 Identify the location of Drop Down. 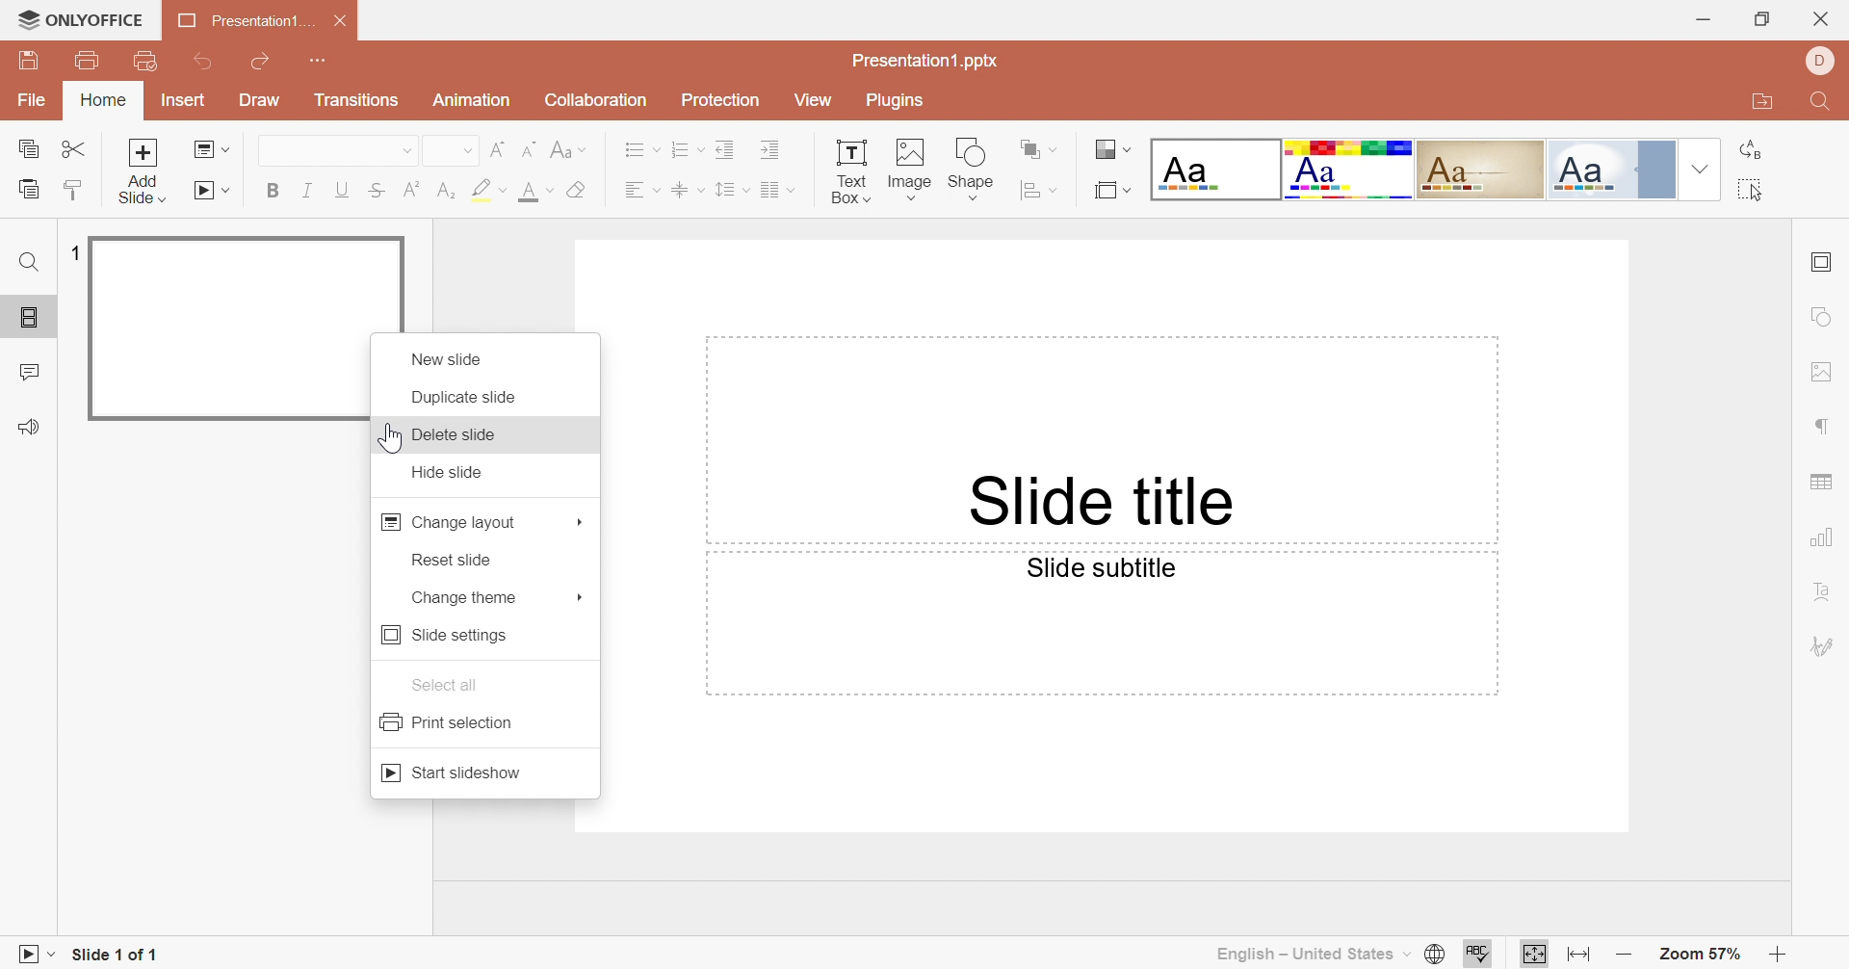
(699, 190).